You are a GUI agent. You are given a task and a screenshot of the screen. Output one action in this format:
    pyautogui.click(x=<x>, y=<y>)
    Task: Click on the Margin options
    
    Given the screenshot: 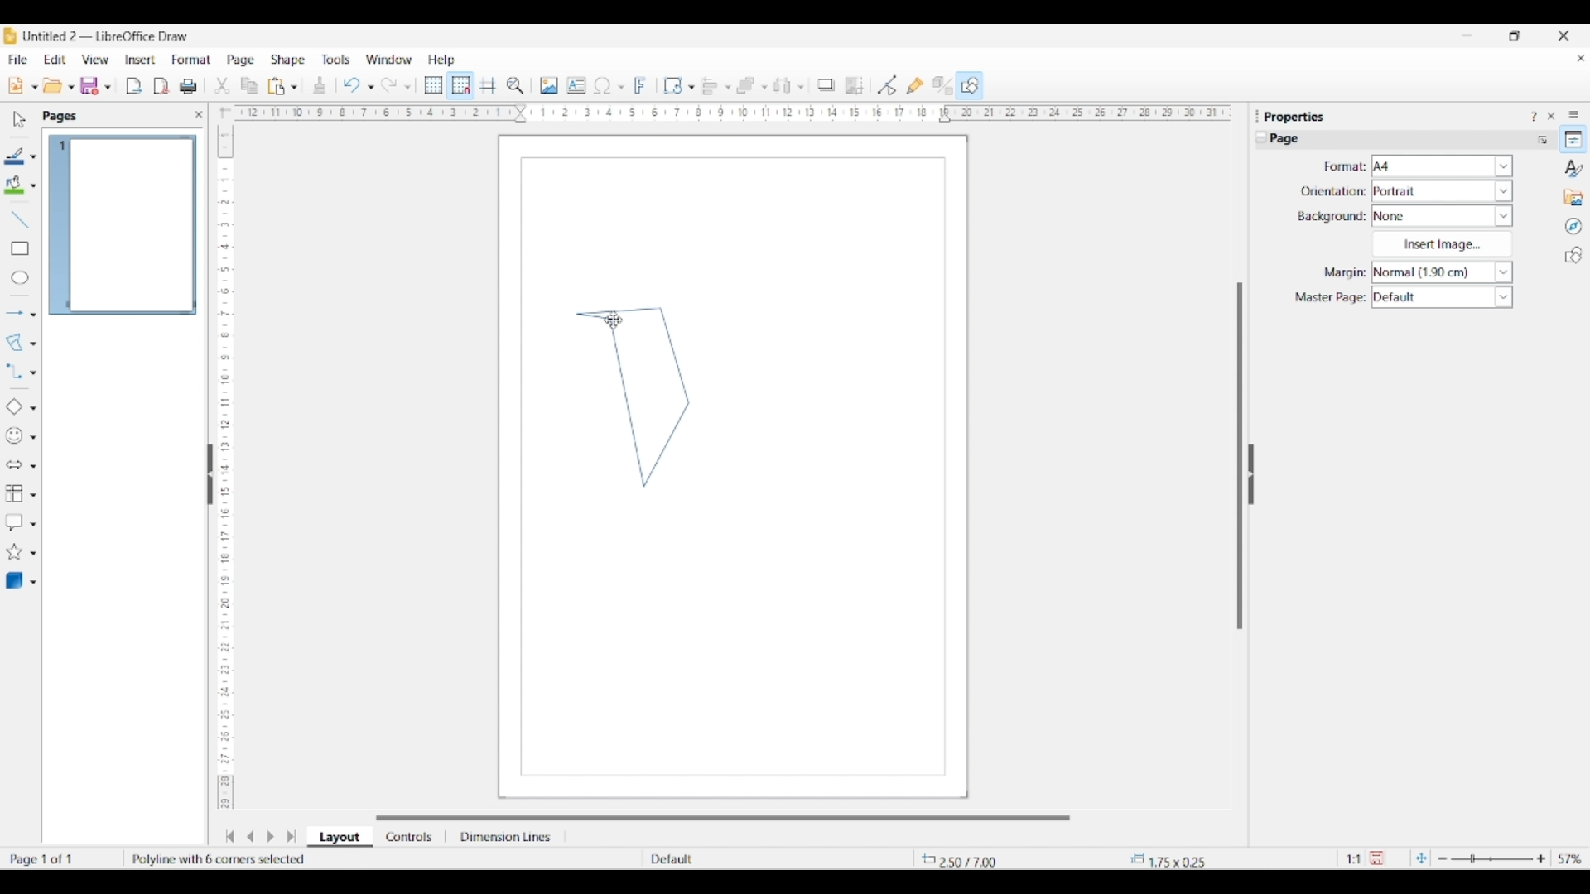 What is the action you would take?
    pyautogui.click(x=1442, y=272)
    